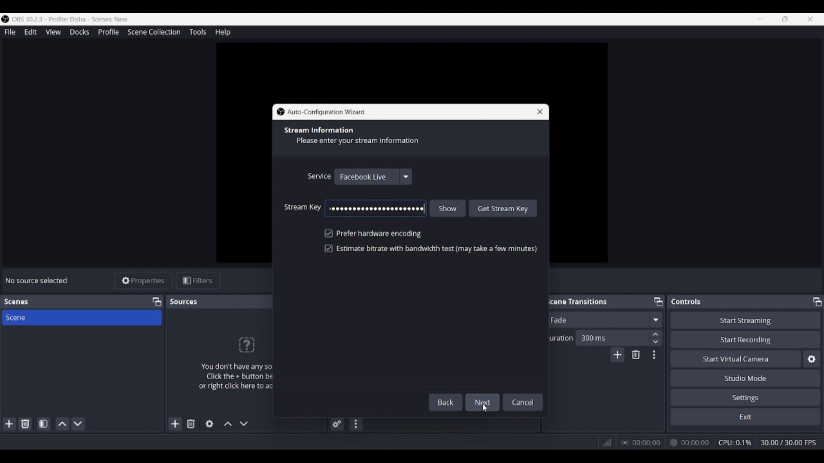 The height and width of the screenshot is (463, 824). I want to click on Software and project name, so click(74, 19).